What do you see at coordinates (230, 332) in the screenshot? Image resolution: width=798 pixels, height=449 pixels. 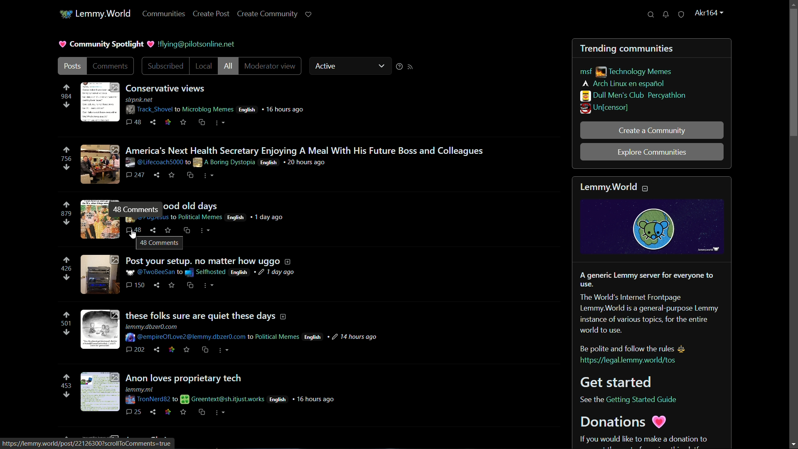 I see `post-5` at bounding box center [230, 332].